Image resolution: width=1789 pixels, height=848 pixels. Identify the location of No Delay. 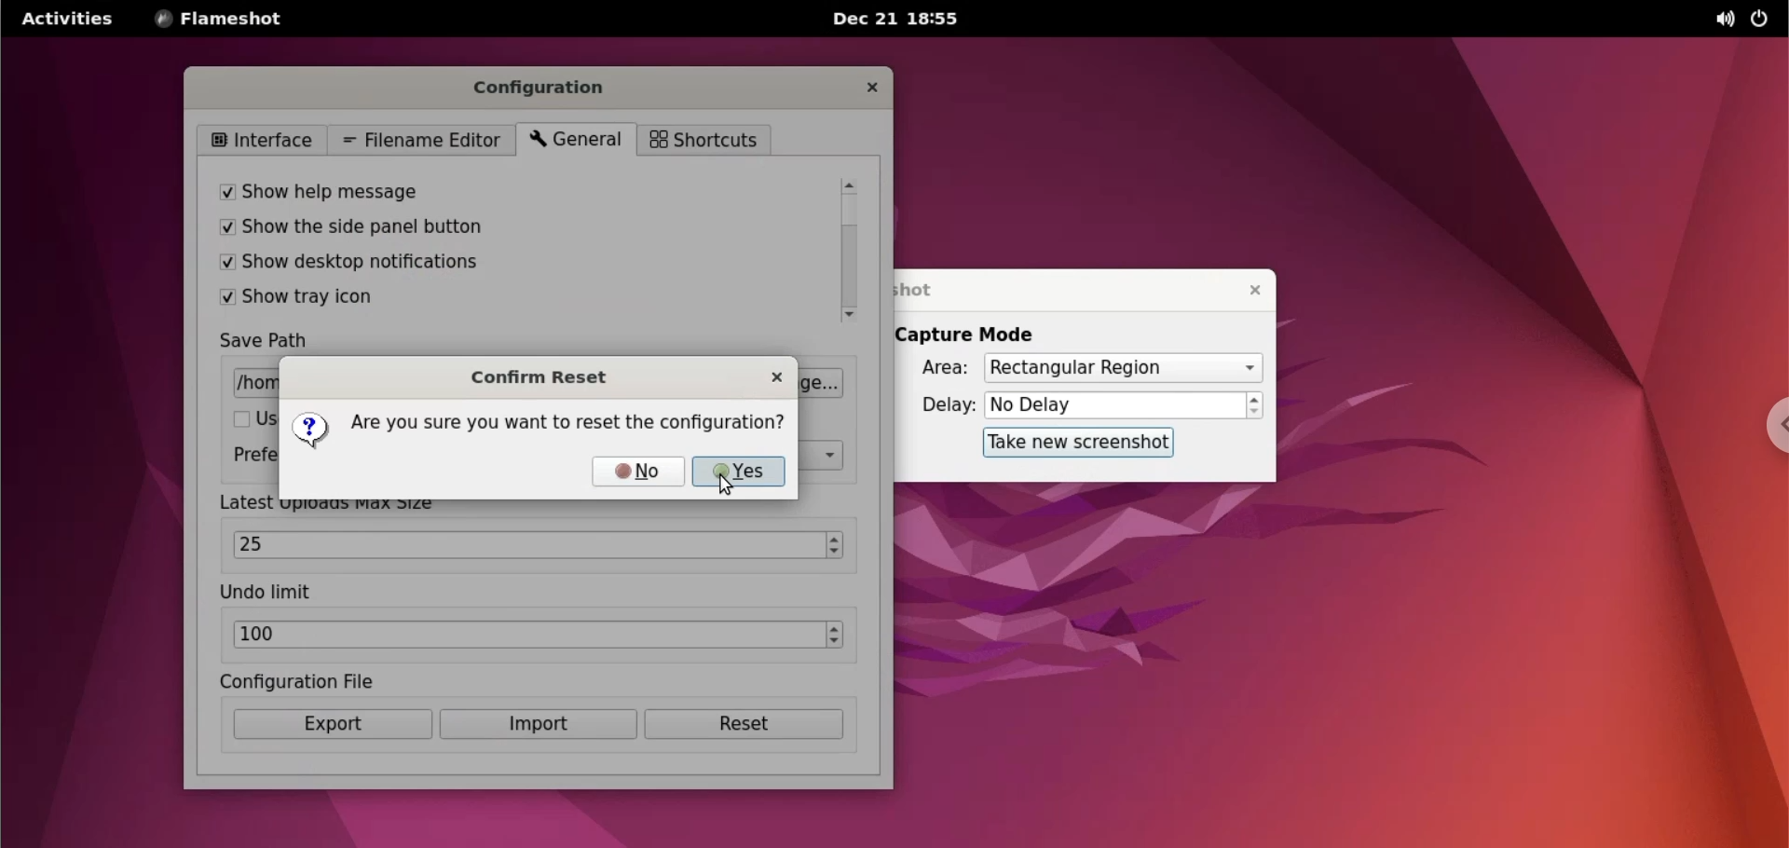
(1114, 406).